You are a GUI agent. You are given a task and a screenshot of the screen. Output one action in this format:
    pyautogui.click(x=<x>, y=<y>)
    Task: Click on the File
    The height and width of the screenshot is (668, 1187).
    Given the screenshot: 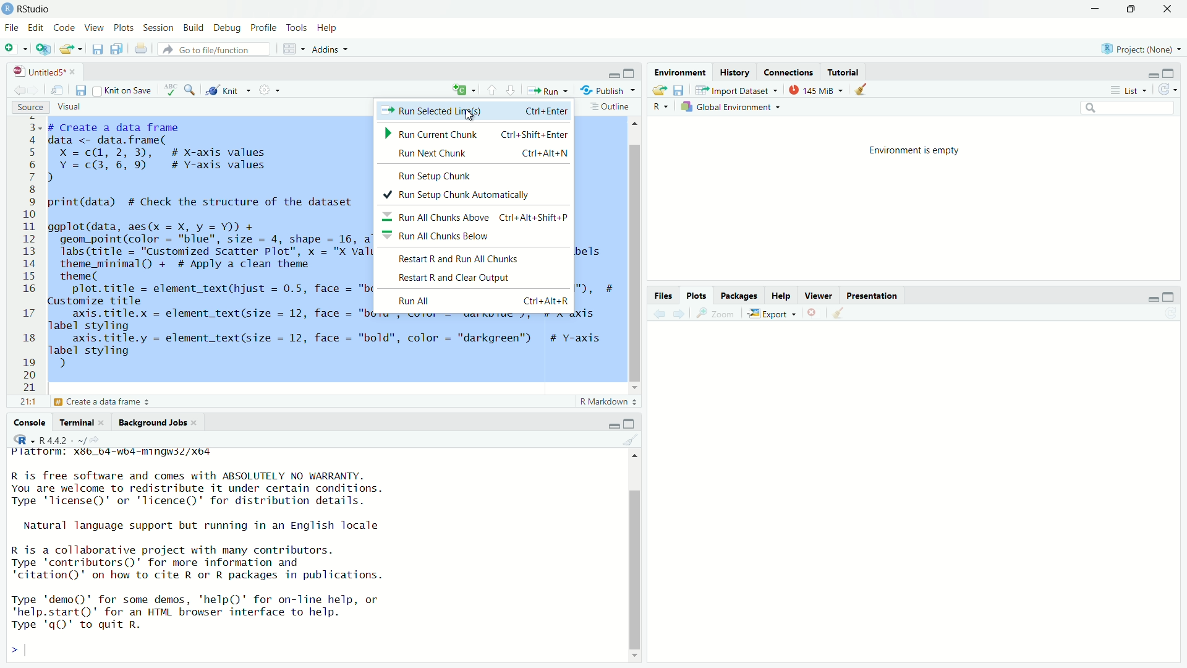 What is the action you would take?
    pyautogui.click(x=11, y=27)
    